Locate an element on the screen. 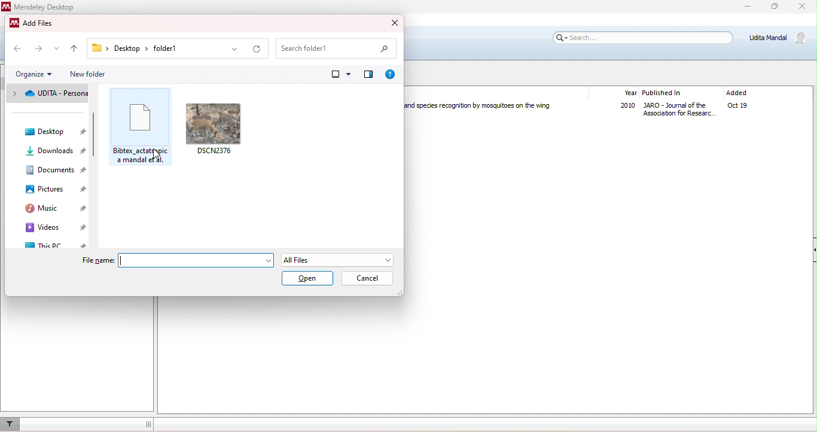  Input box for file name is located at coordinates (191, 260).